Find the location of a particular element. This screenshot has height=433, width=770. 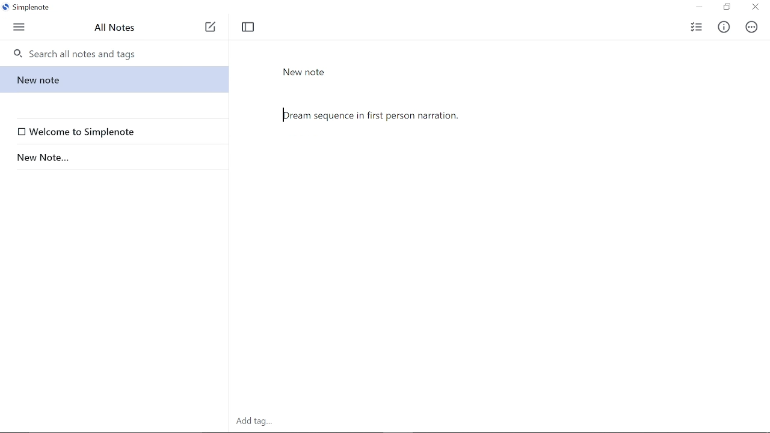

Minimize is located at coordinates (699, 7).